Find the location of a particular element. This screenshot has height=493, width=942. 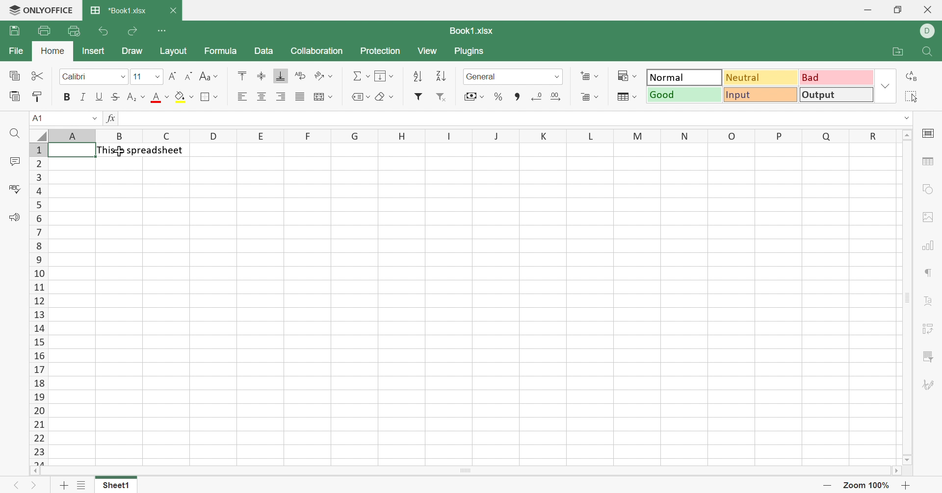

Comma styles is located at coordinates (516, 97).